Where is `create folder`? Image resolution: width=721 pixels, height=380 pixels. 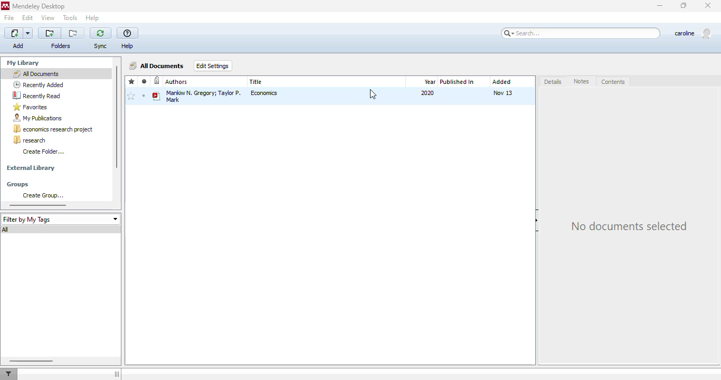
create folder is located at coordinates (43, 151).